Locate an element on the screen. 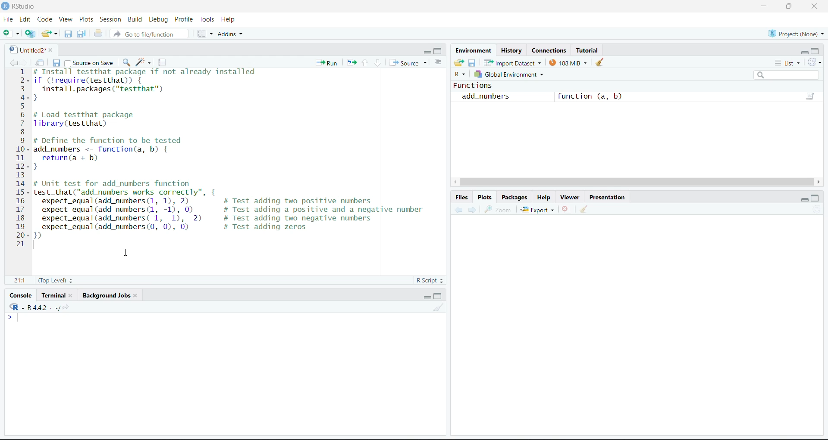 This screenshot has height=440, width=828. close is located at coordinates (72, 294).